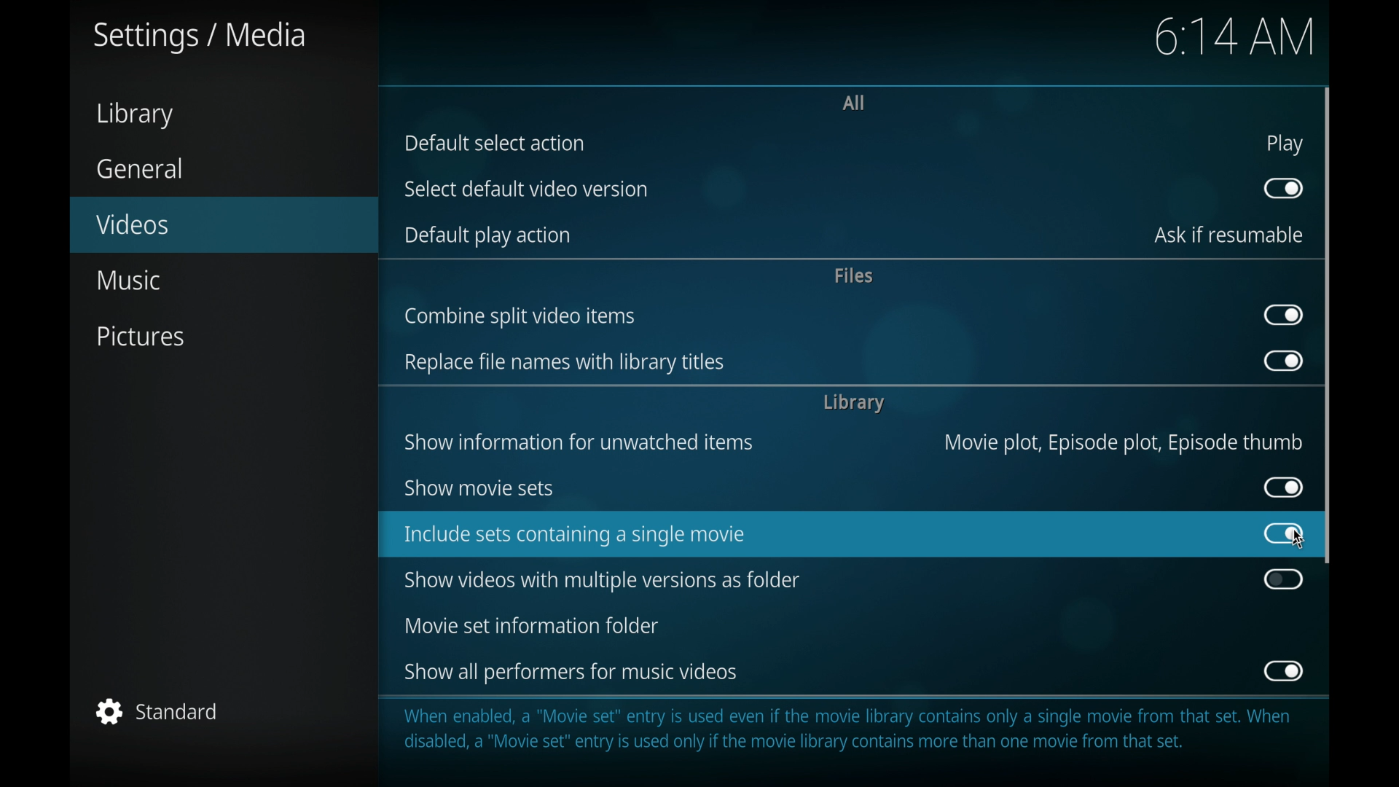 This screenshot has width=1399, height=787. Describe the element at coordinates (857, 730) in the screenshot. I see `When enabled, a "Movie set" entry is used even if the movie library contains only a single movie from that set. When
disabled, a "Movie set" entry is used only if the movie library contains more than one movie from that set.` at that location.